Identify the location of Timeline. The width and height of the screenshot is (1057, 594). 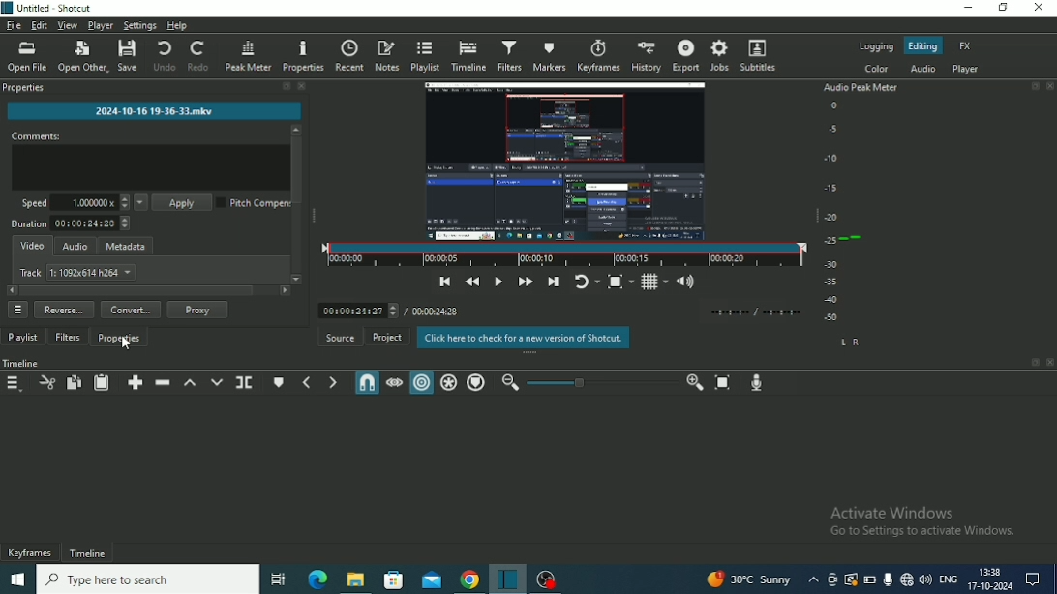
(87, 553).